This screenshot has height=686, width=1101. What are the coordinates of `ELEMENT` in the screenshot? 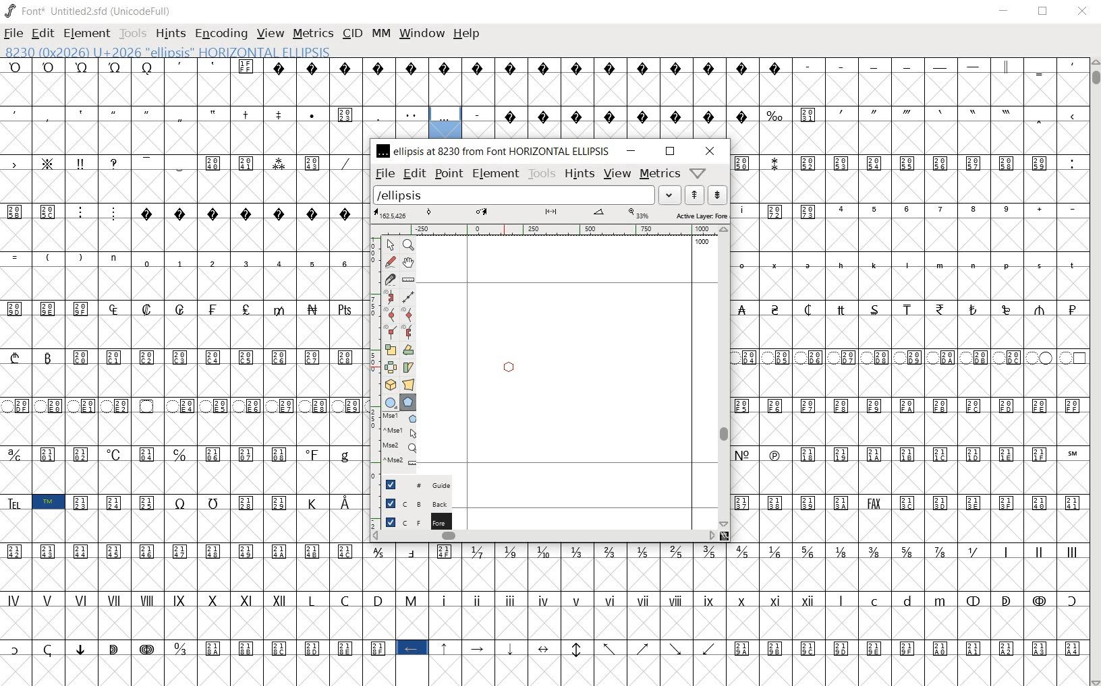 It's located at (88, 33).